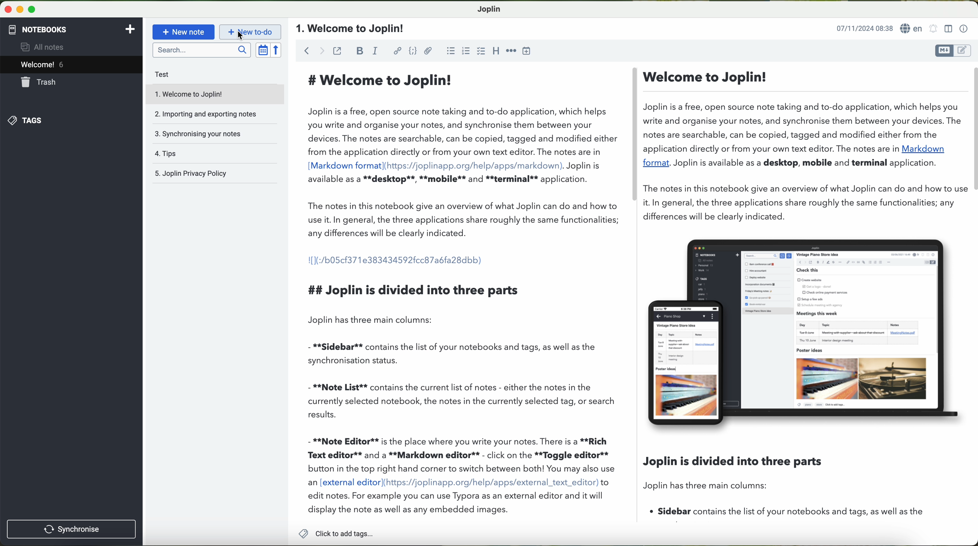  Describe the element at coordinates (865, 28) in the screenshot. I see `date and hour` at that location.